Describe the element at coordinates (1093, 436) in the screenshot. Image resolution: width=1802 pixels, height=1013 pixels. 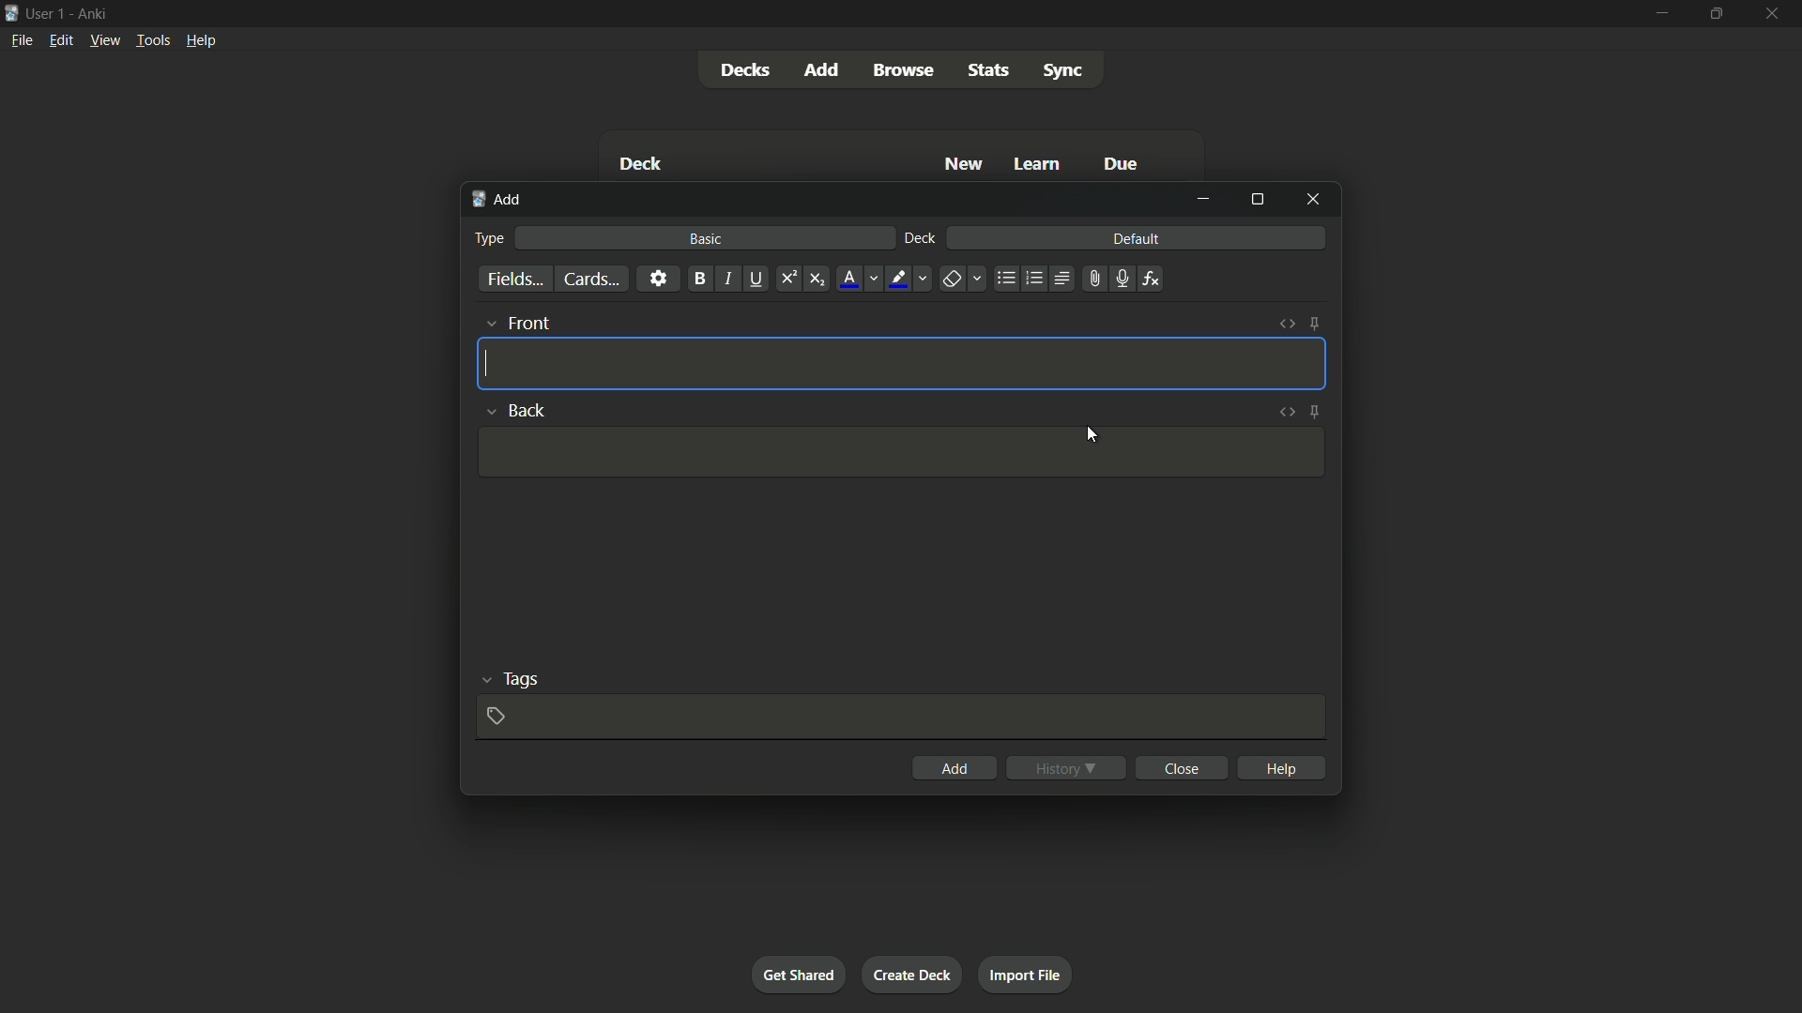
I see `cursor` at that location.